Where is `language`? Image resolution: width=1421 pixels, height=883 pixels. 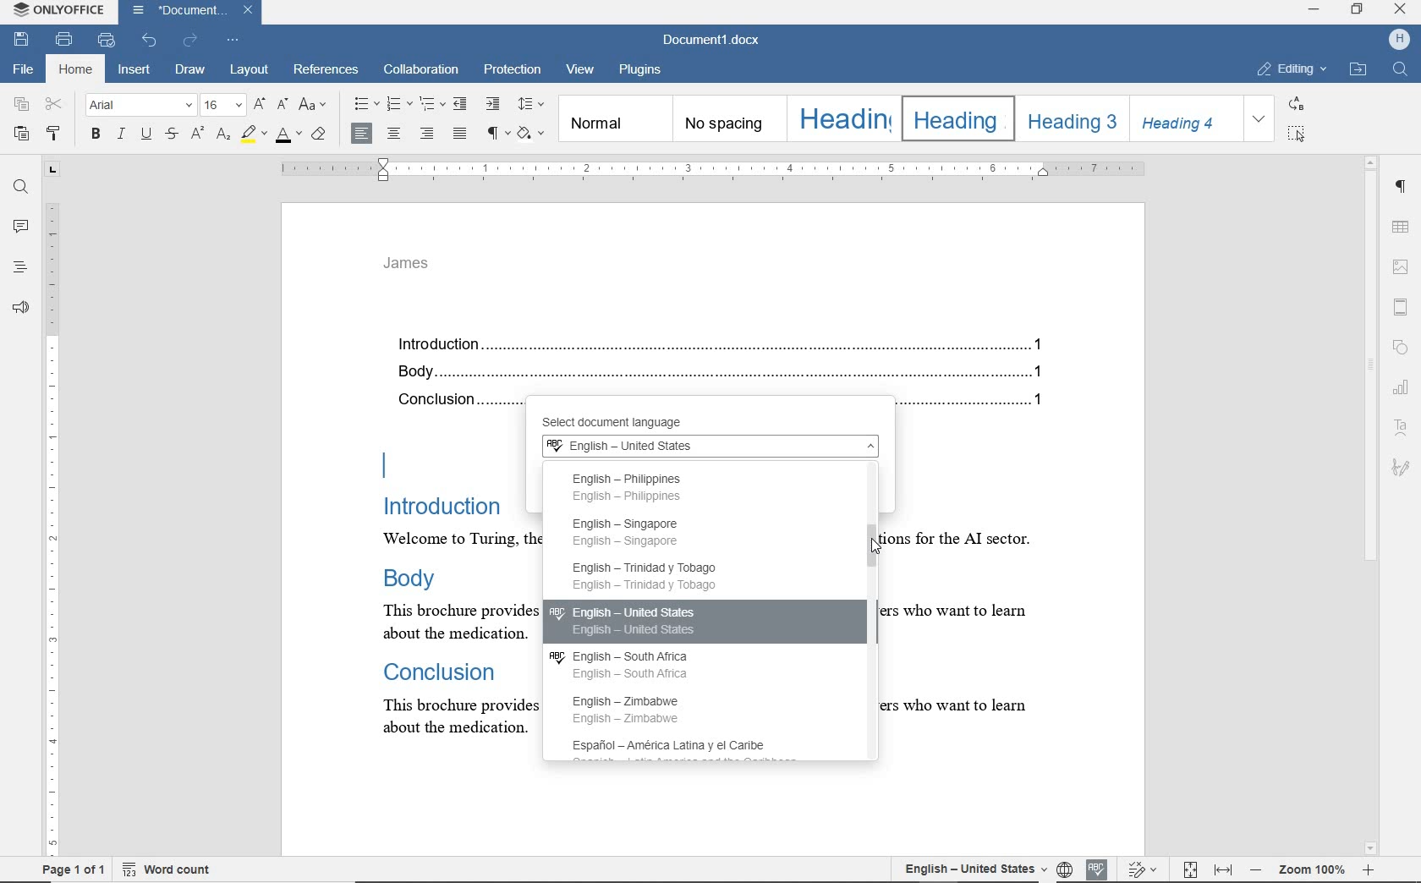 language is located at coordinates (1064, 869).